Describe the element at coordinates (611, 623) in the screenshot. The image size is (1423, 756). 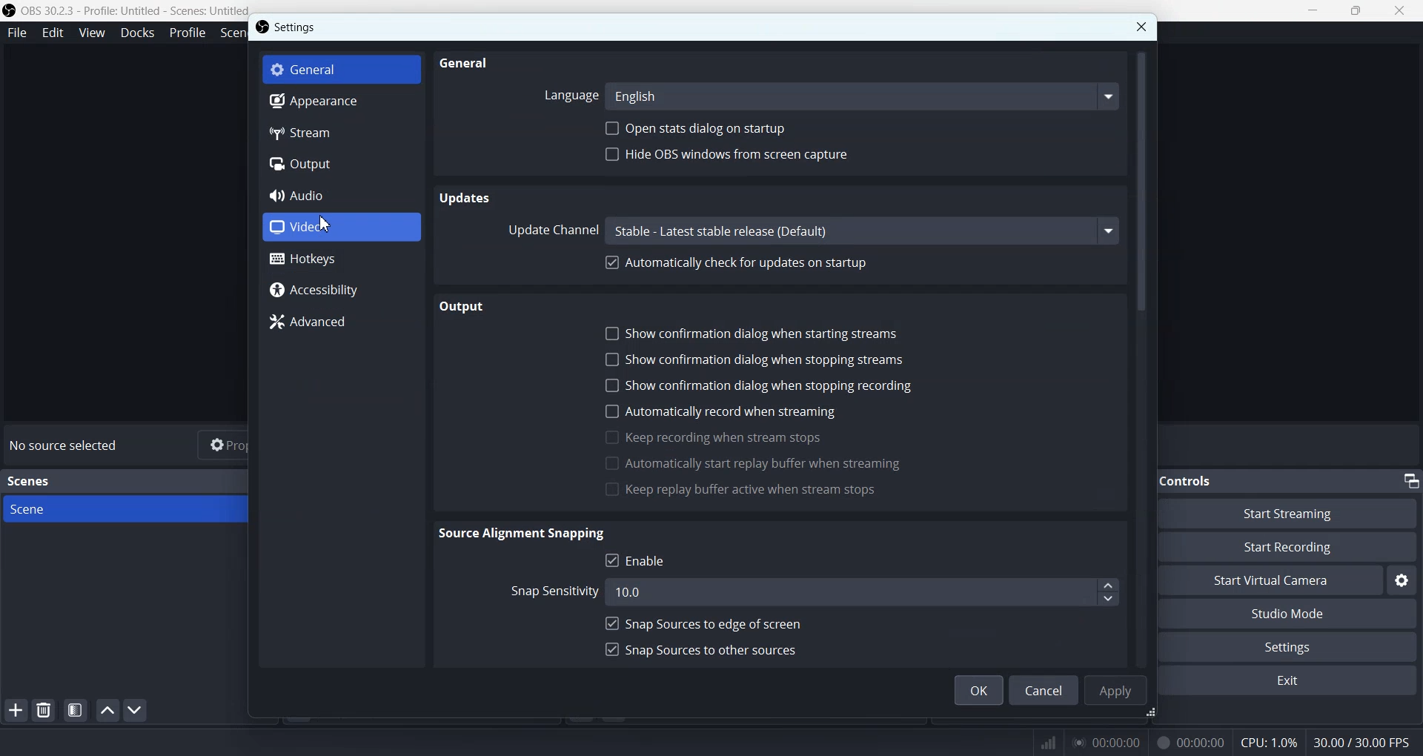
I see `checkbox` at that location.